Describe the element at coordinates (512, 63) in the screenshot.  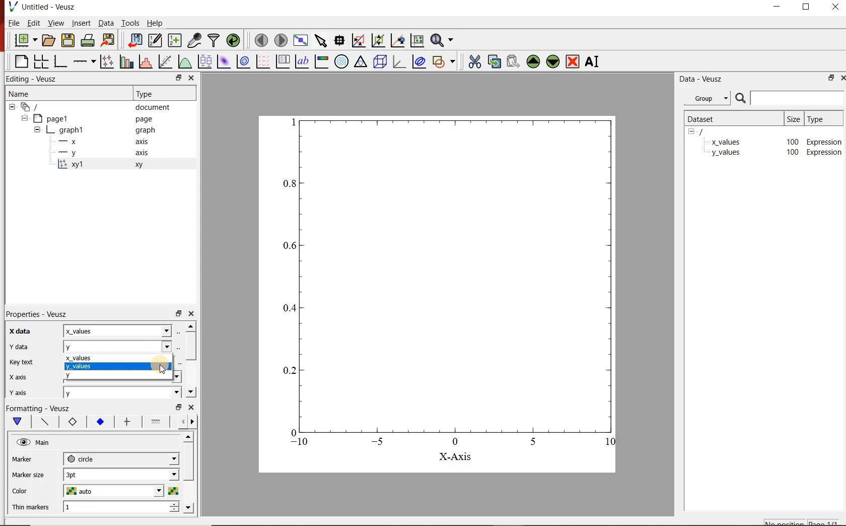
I see `paste the selected widget` at that location.